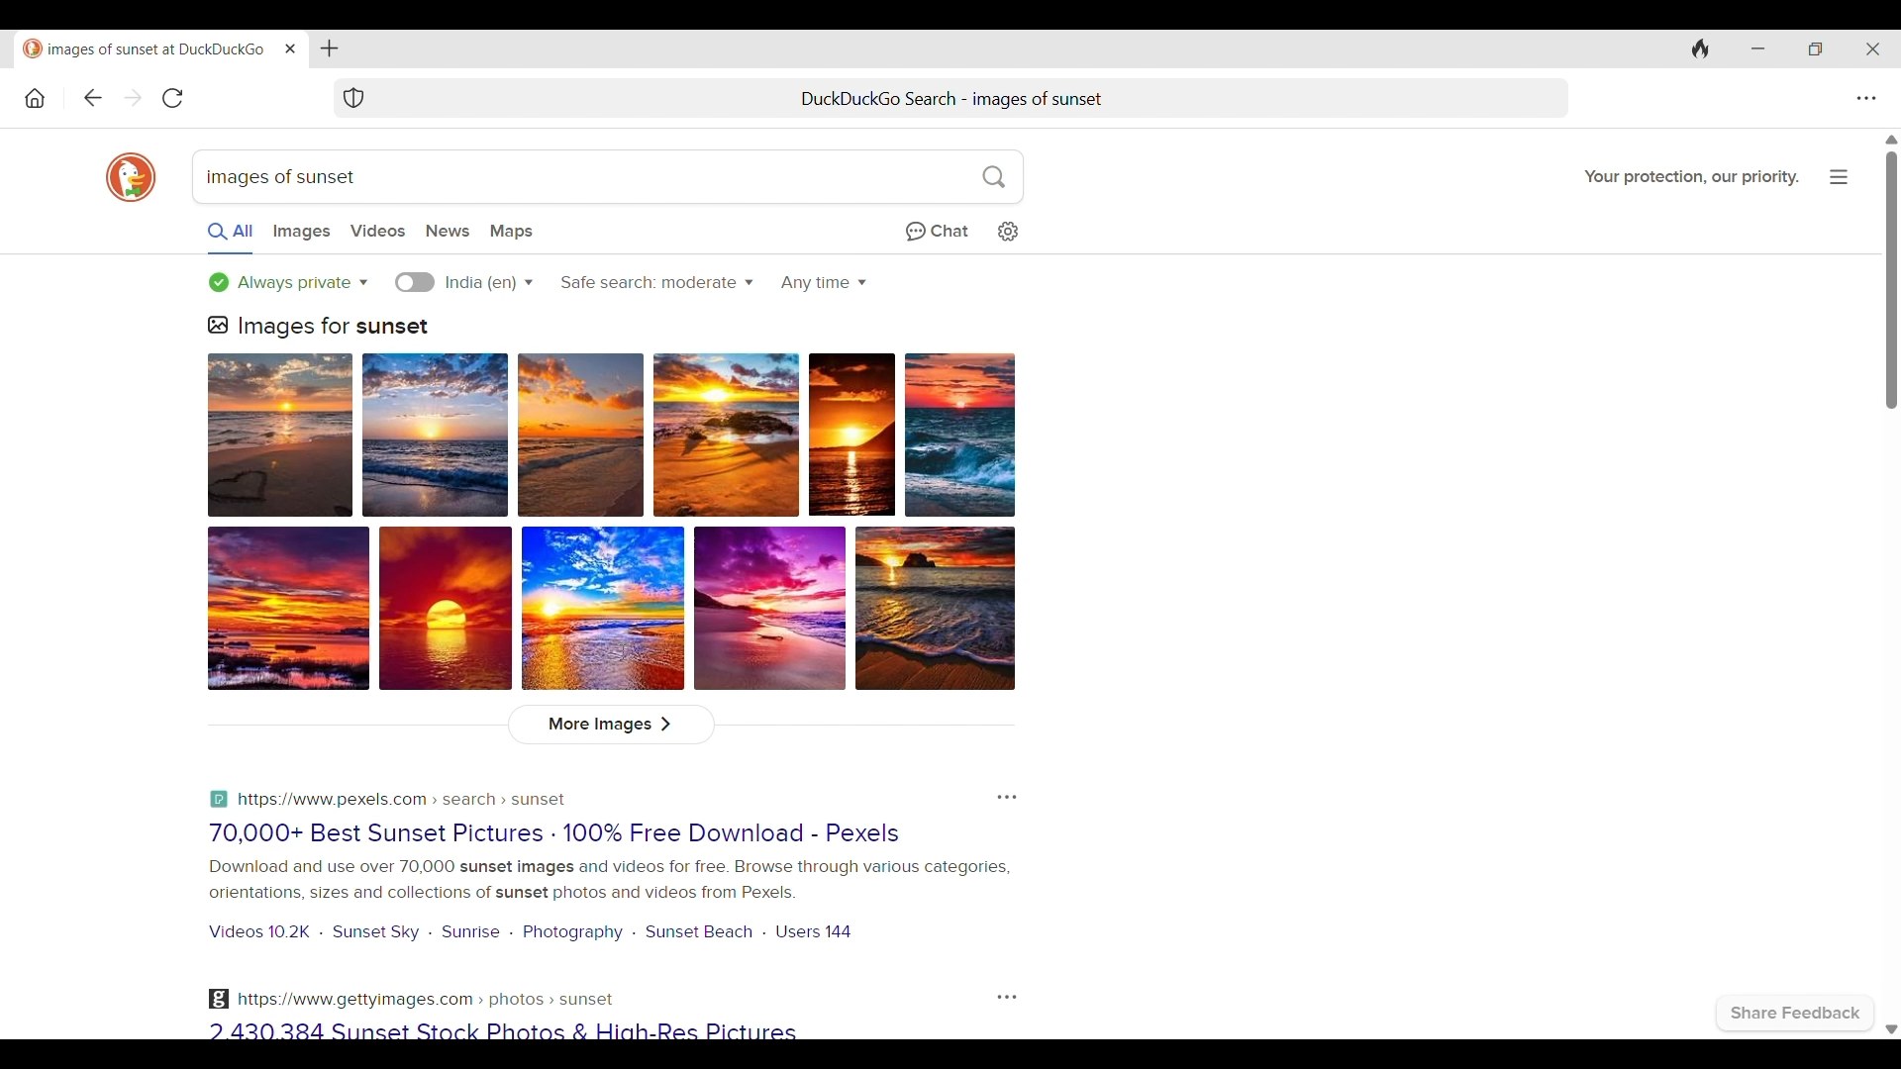 The width and height of the screenshot is (1901, 1069). Describe the element at coordinates (574, 932) in the screenshot. I see `Photography` at that location.